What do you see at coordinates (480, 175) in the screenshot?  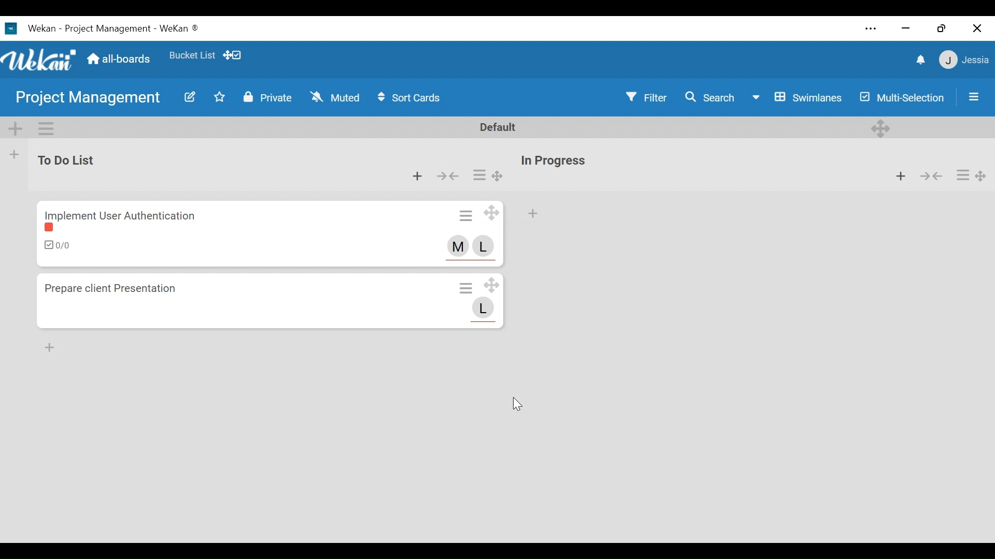 I see `card actions` at bounding box center [480, 175].